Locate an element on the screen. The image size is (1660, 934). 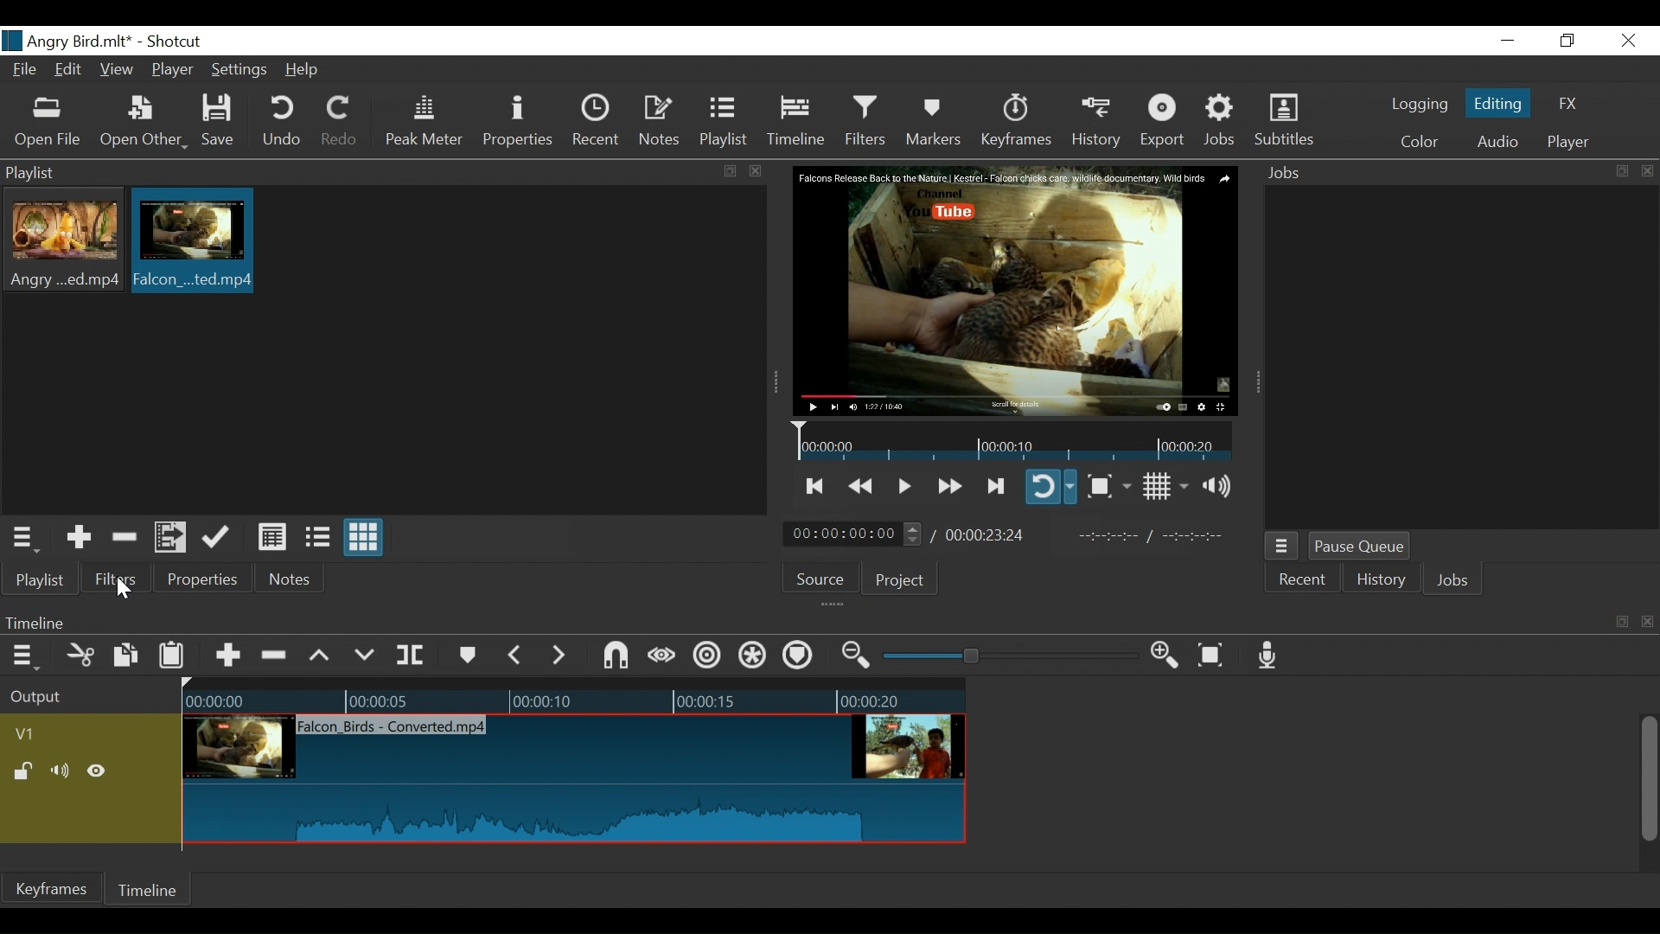
Filters is located at coordinates (113, 578).